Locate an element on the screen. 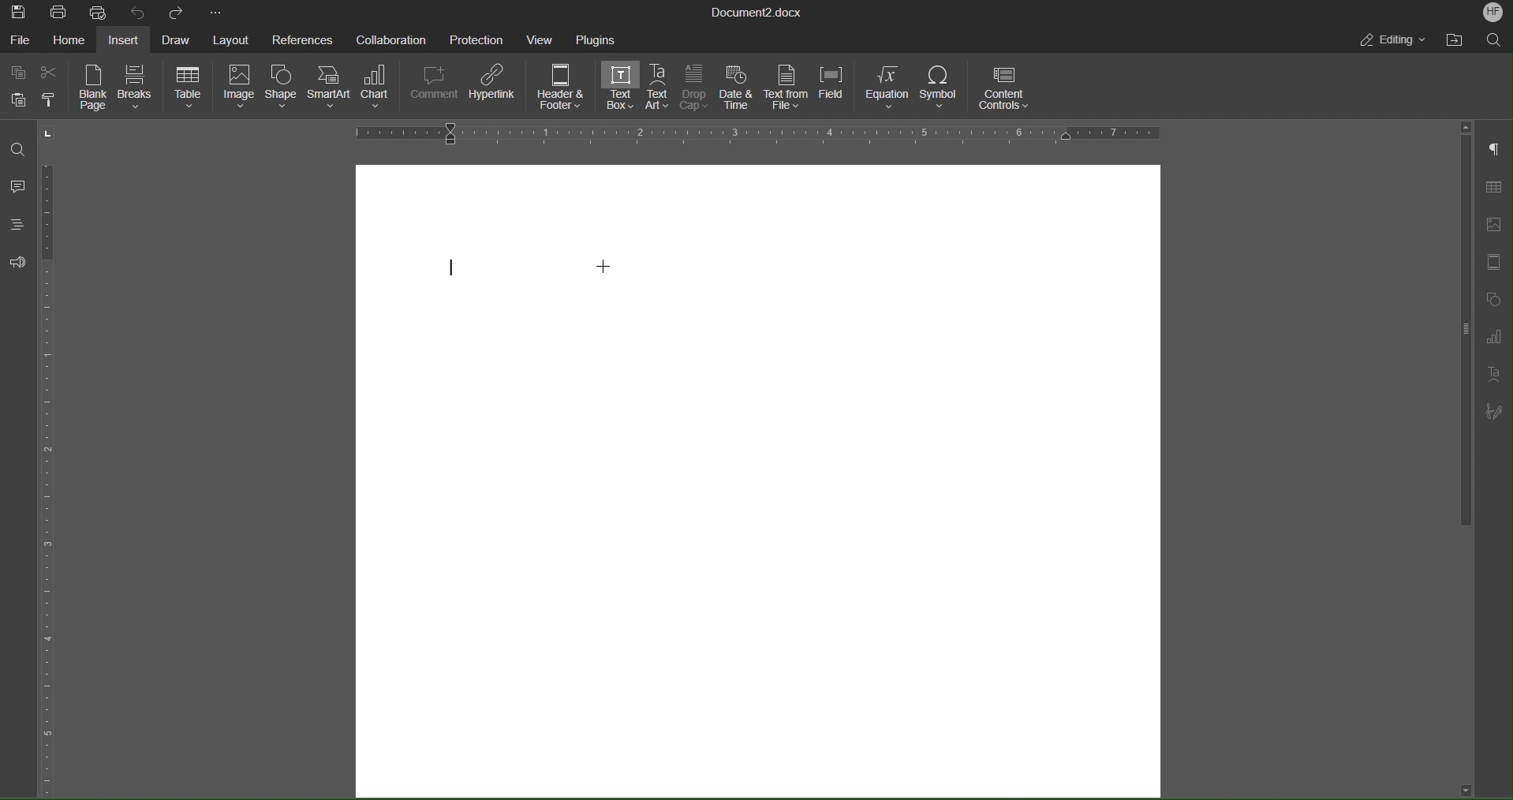 Image resolution: width=1513 pixels, height=800 pixels. Headings is located at coordinates (16, 224).